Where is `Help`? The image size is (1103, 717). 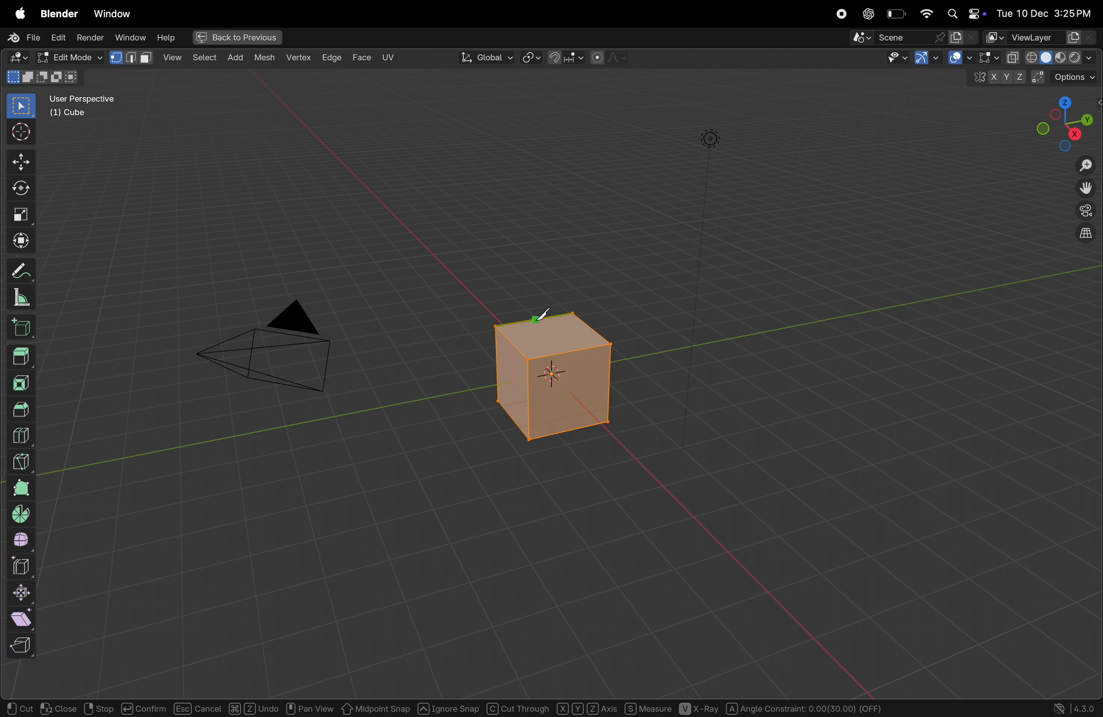
Help is located at coordinates (167, 38).